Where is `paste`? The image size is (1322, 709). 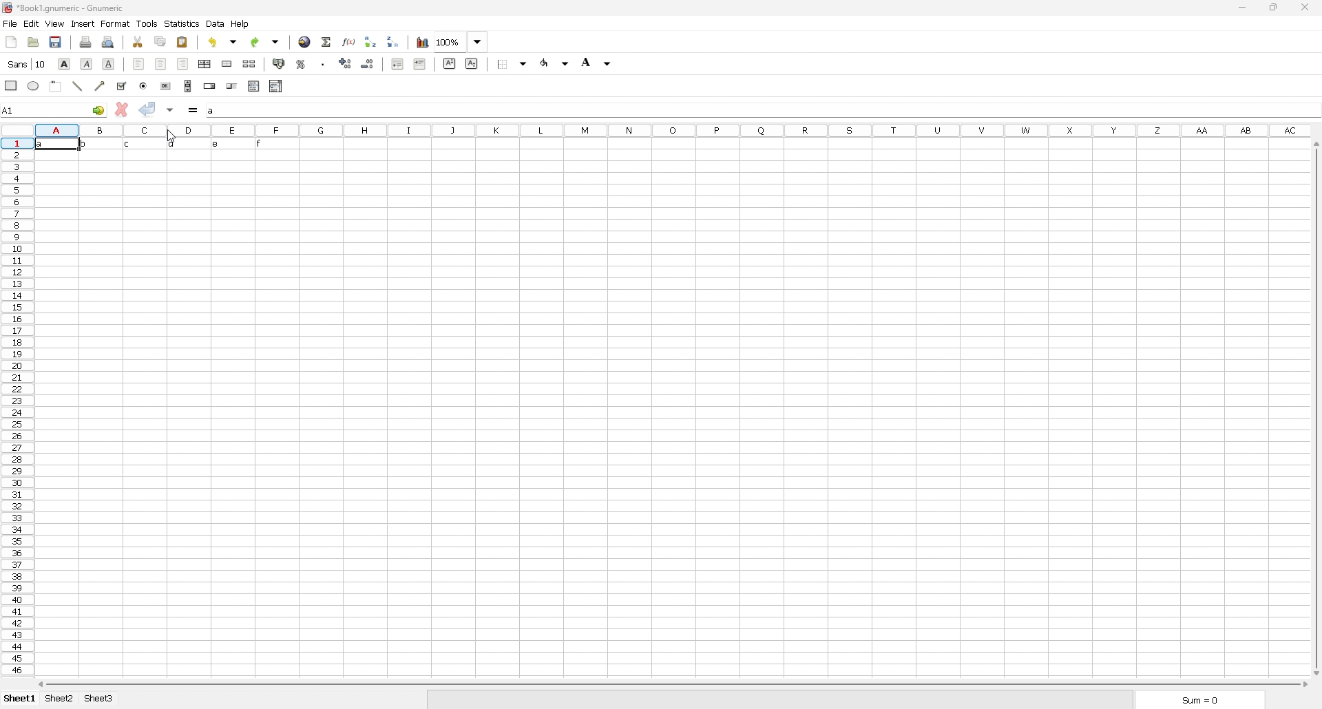
paste is located at coordinates (183, 41).